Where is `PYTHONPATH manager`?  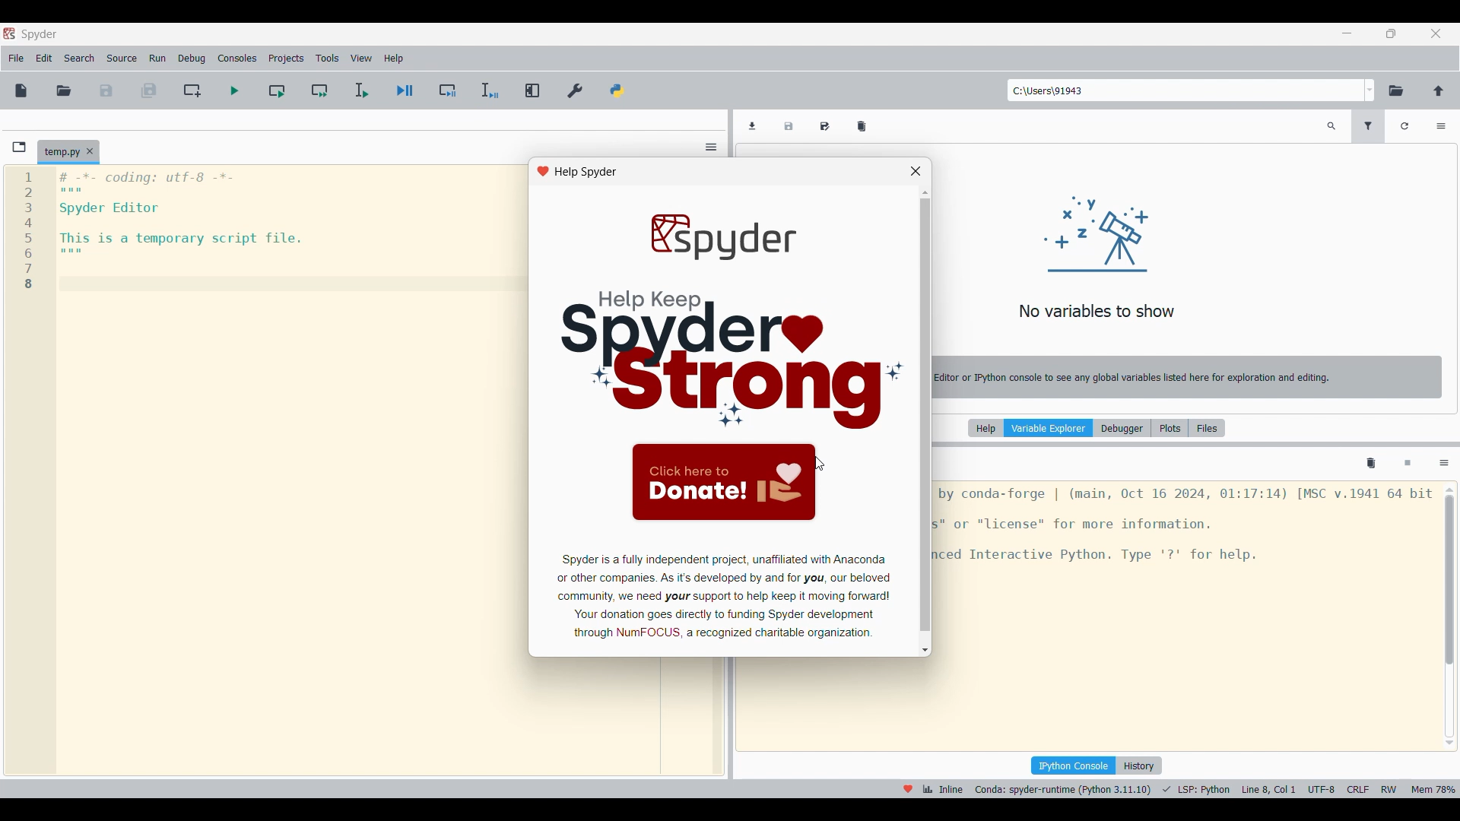 PYTHONPATH manager is located at coordinates (617, 88).